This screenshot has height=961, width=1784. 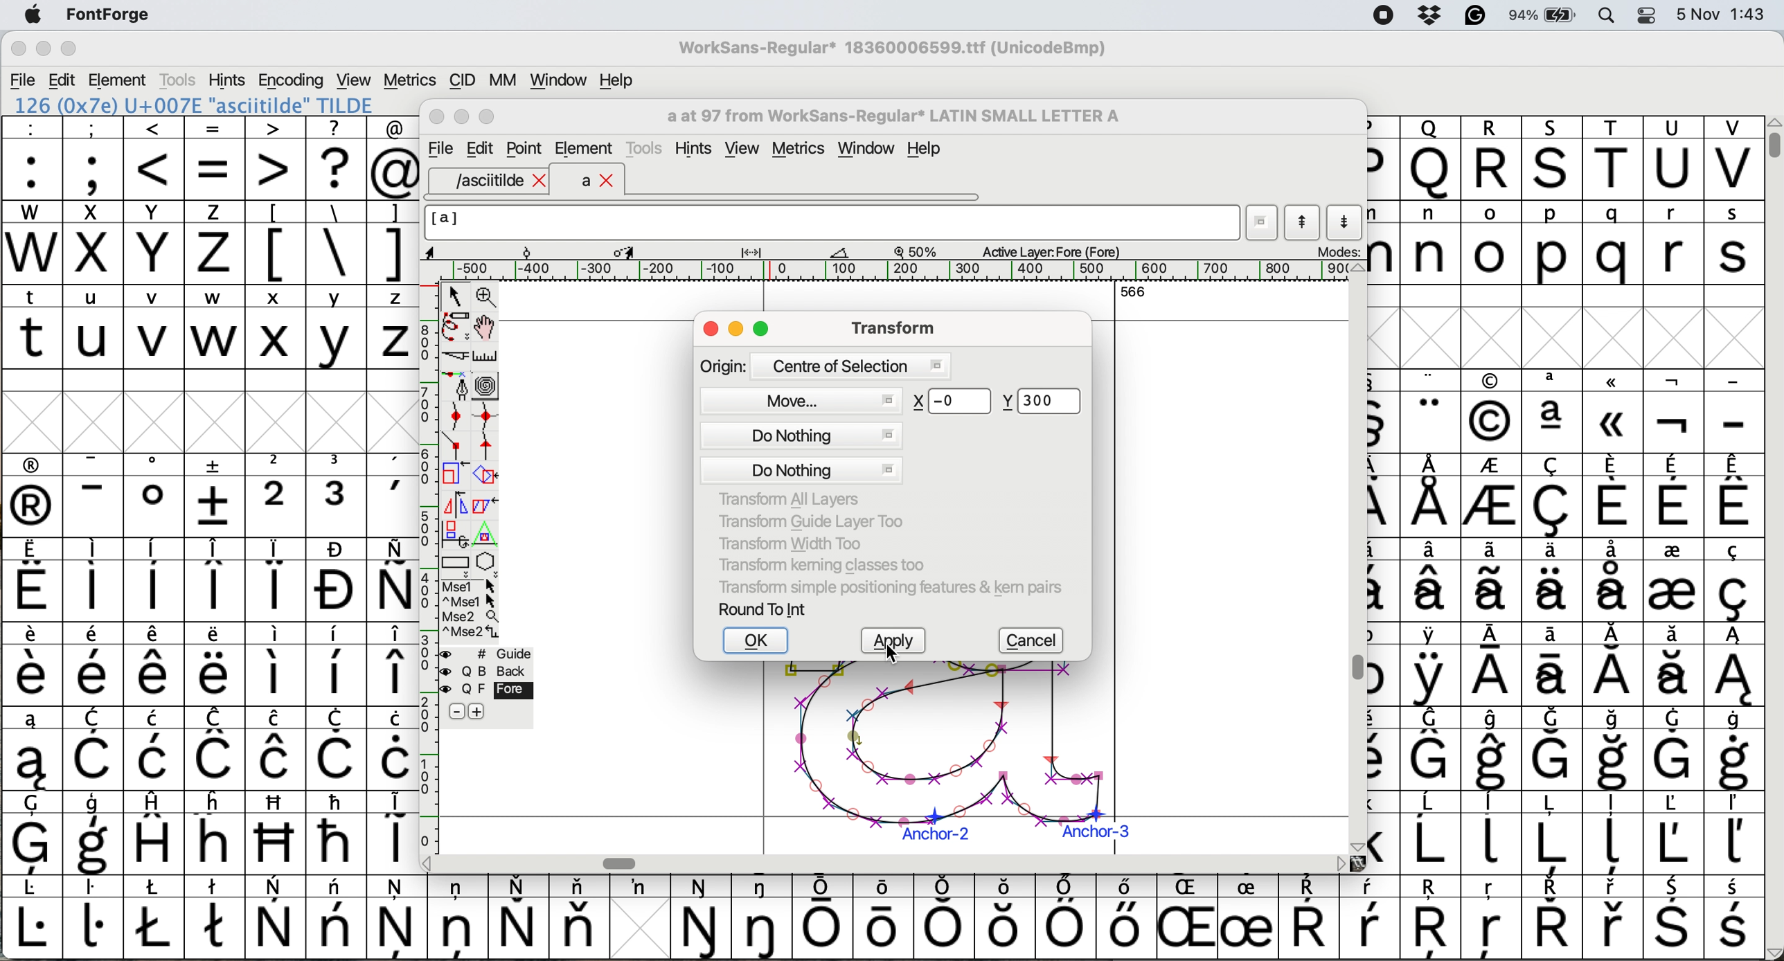 What do you see at coordinates (154, 495) in the screenshot?
I see `symbol` at bounding box center [154, 495].